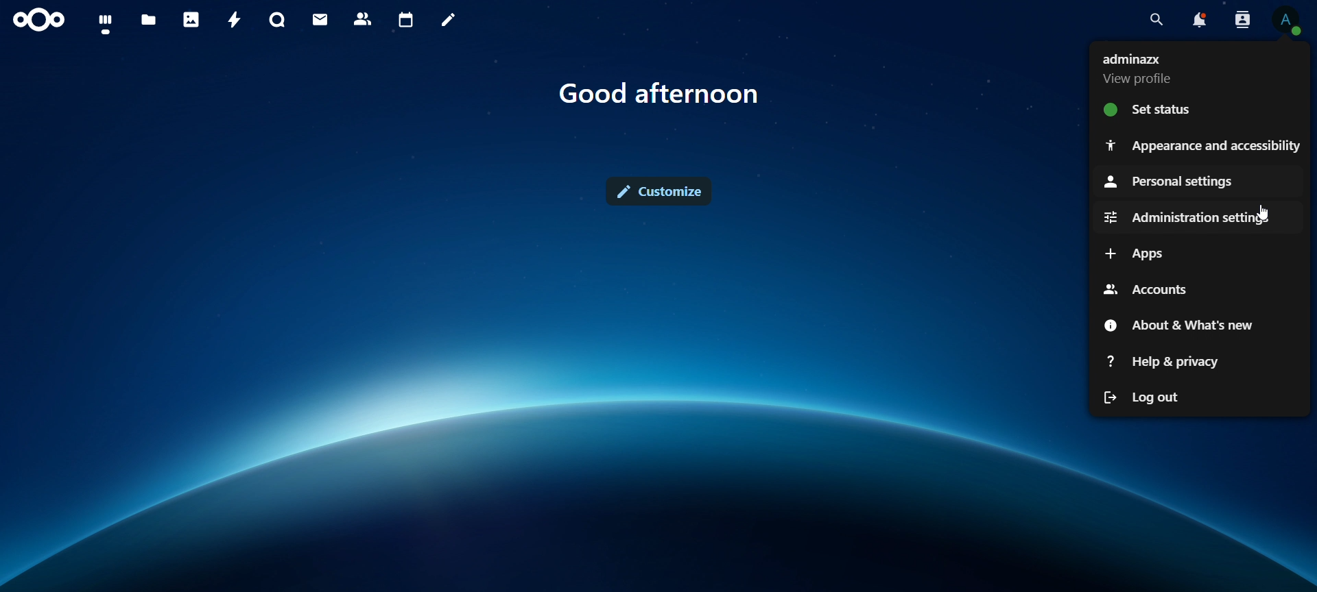  Describe the element at coordinates (235, 21) in the screenshot. I see `activity` at that location.